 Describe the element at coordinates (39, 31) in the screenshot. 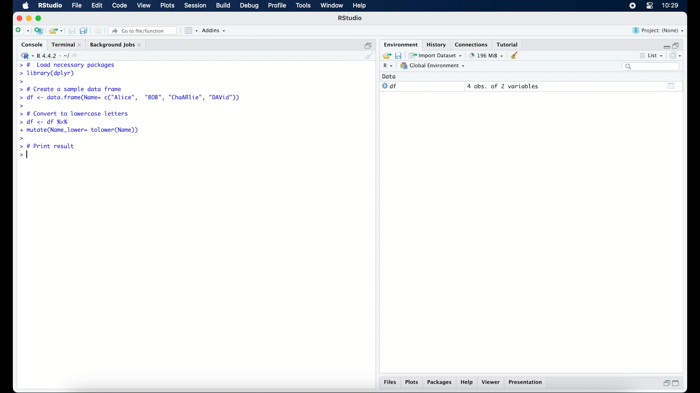

I see `create new project` at that location.